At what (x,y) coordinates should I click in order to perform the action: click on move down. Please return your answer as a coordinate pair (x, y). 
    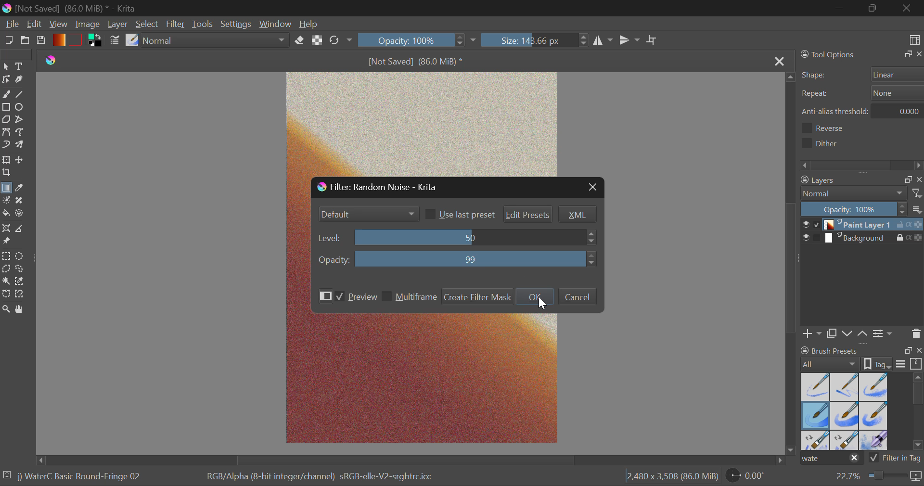
    Looking at the image, I should click on (791, 447).